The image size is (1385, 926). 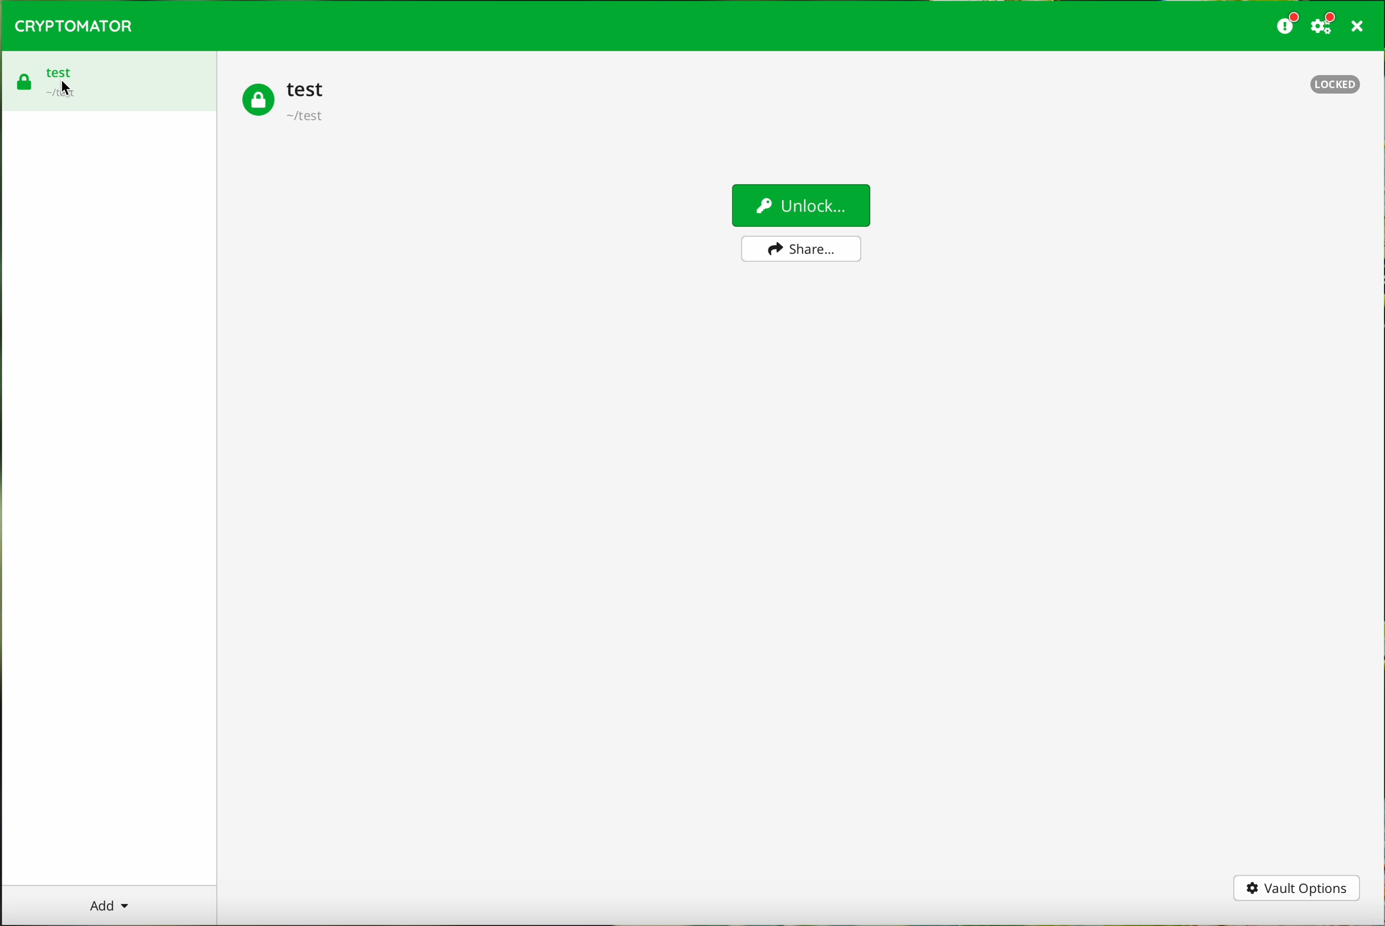 What do you see at coordinates (108, 905) in the screenshot?
I see `add button` at bounding box center [108, 905].